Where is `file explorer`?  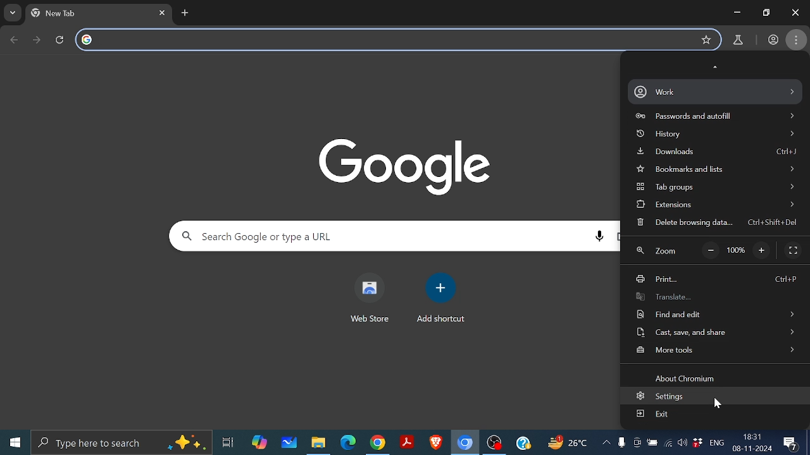 file explorer is located at coordinates (318, 443).